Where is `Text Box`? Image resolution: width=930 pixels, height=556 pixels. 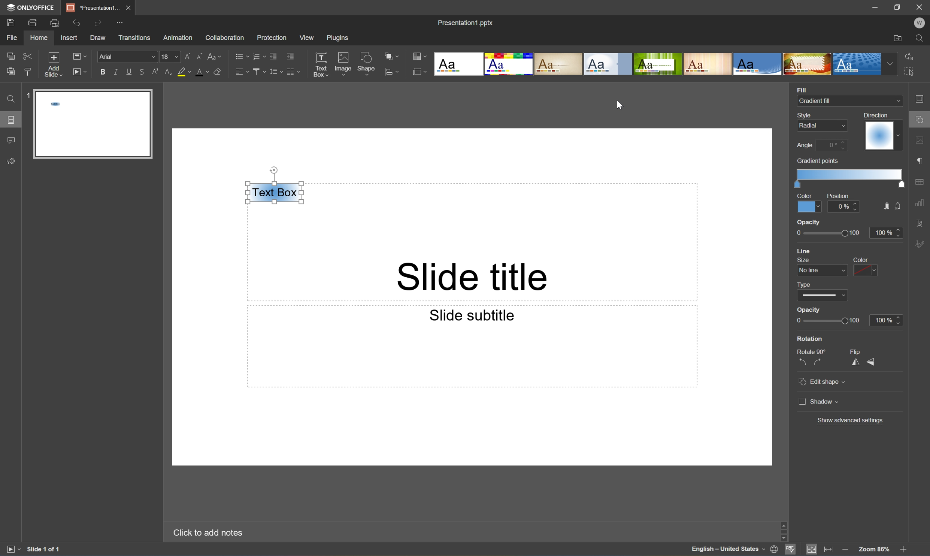 Text Box is located at coordinates (276, 193).